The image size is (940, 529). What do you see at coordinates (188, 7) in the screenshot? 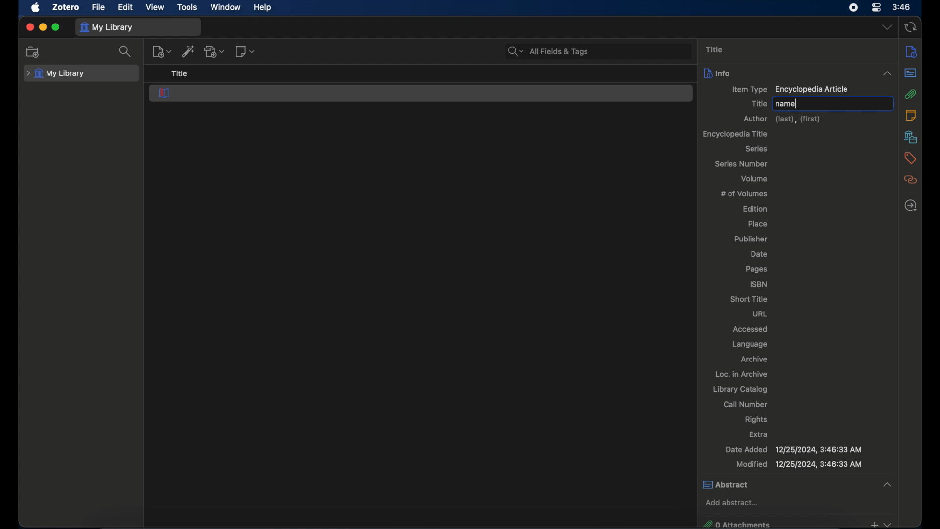
I see `tools` at bounding box center [188, 7].